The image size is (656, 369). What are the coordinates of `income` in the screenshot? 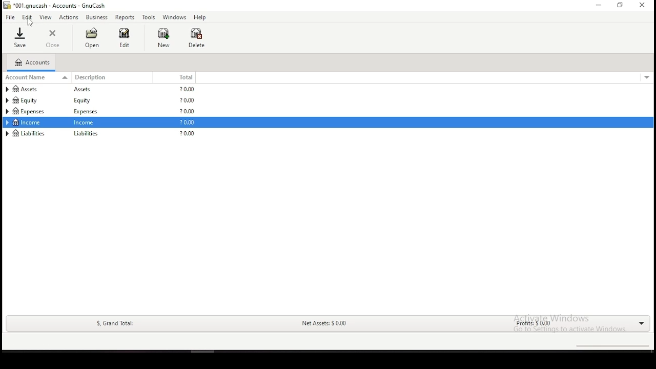 It's located at (86, 122).